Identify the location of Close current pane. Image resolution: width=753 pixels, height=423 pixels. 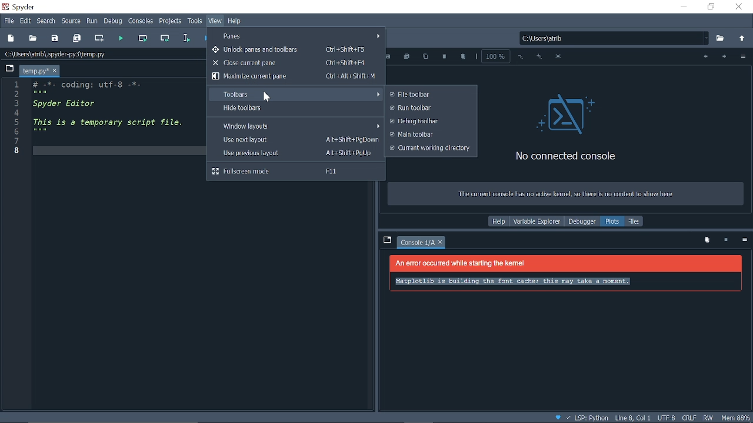
(295, 63).